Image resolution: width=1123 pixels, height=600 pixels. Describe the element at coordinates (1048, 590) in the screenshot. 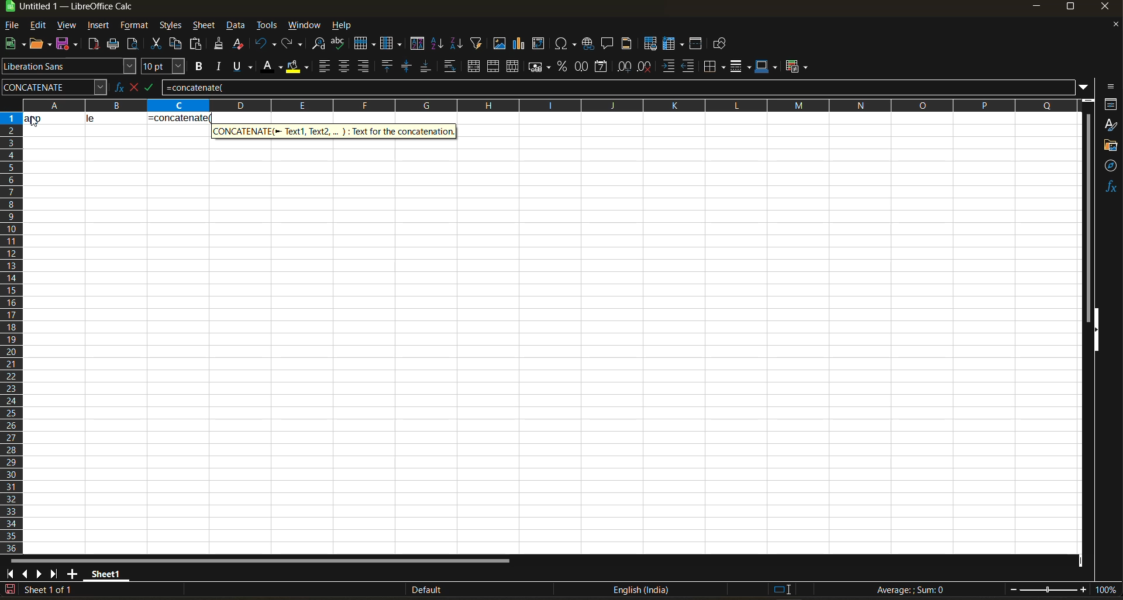

I see `zoom slider` at that location.